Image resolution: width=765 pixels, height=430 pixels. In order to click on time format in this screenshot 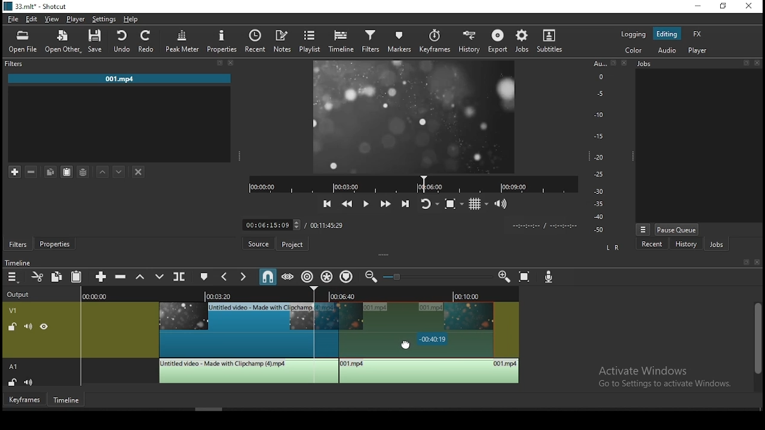, I will do `click(542, 226)`.